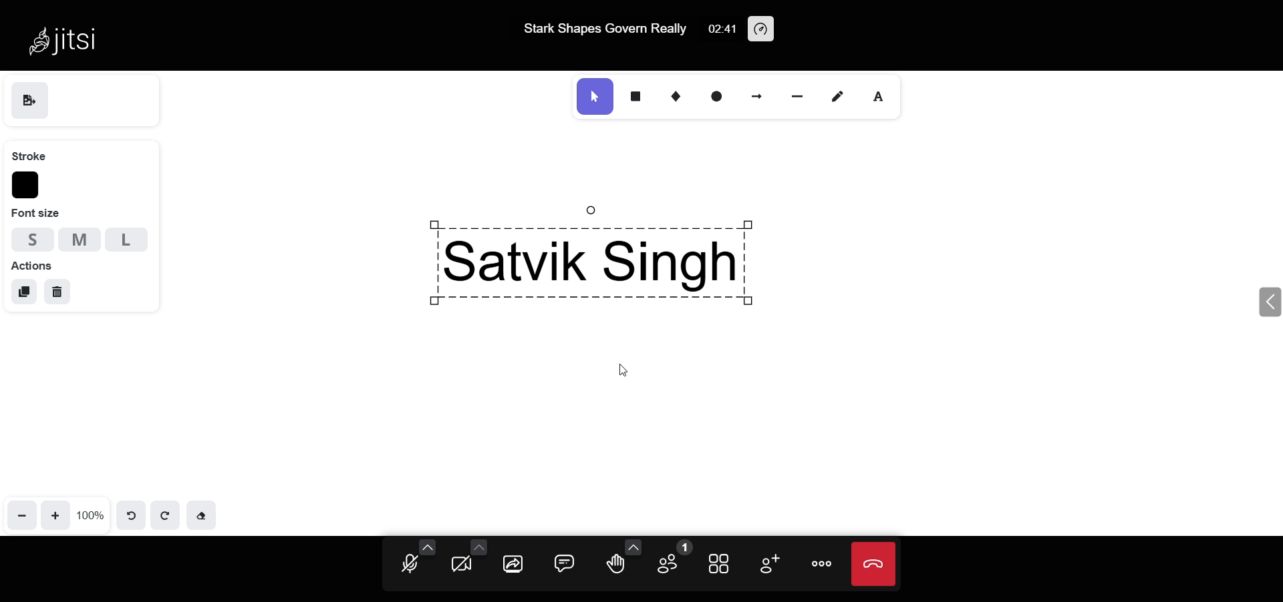 This screenshot has width=1283, height=602. I want to click on expand, so click(1268, 302).